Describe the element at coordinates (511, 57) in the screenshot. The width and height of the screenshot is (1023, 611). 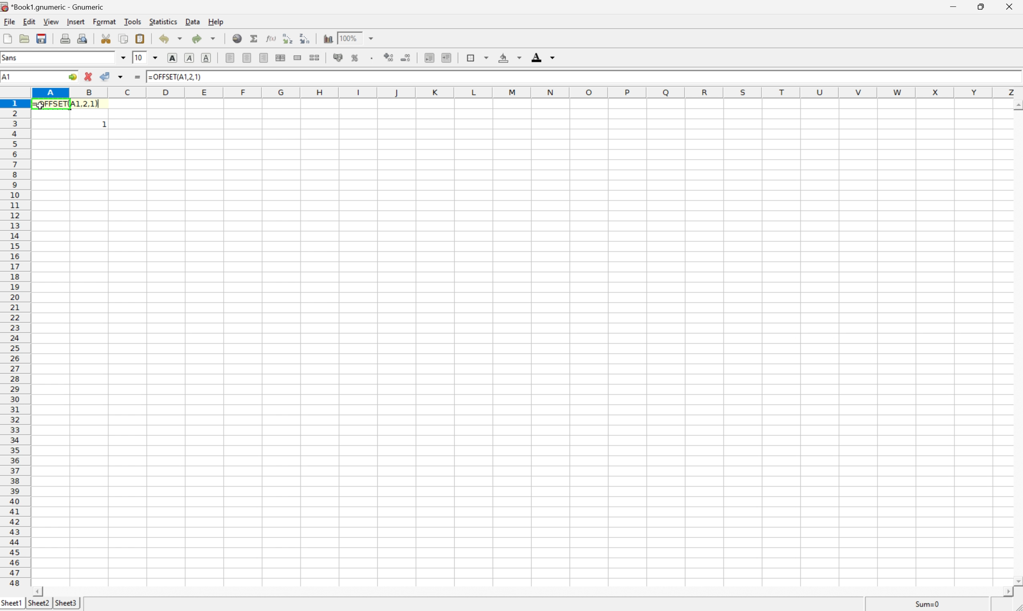
I see `background` at that location.